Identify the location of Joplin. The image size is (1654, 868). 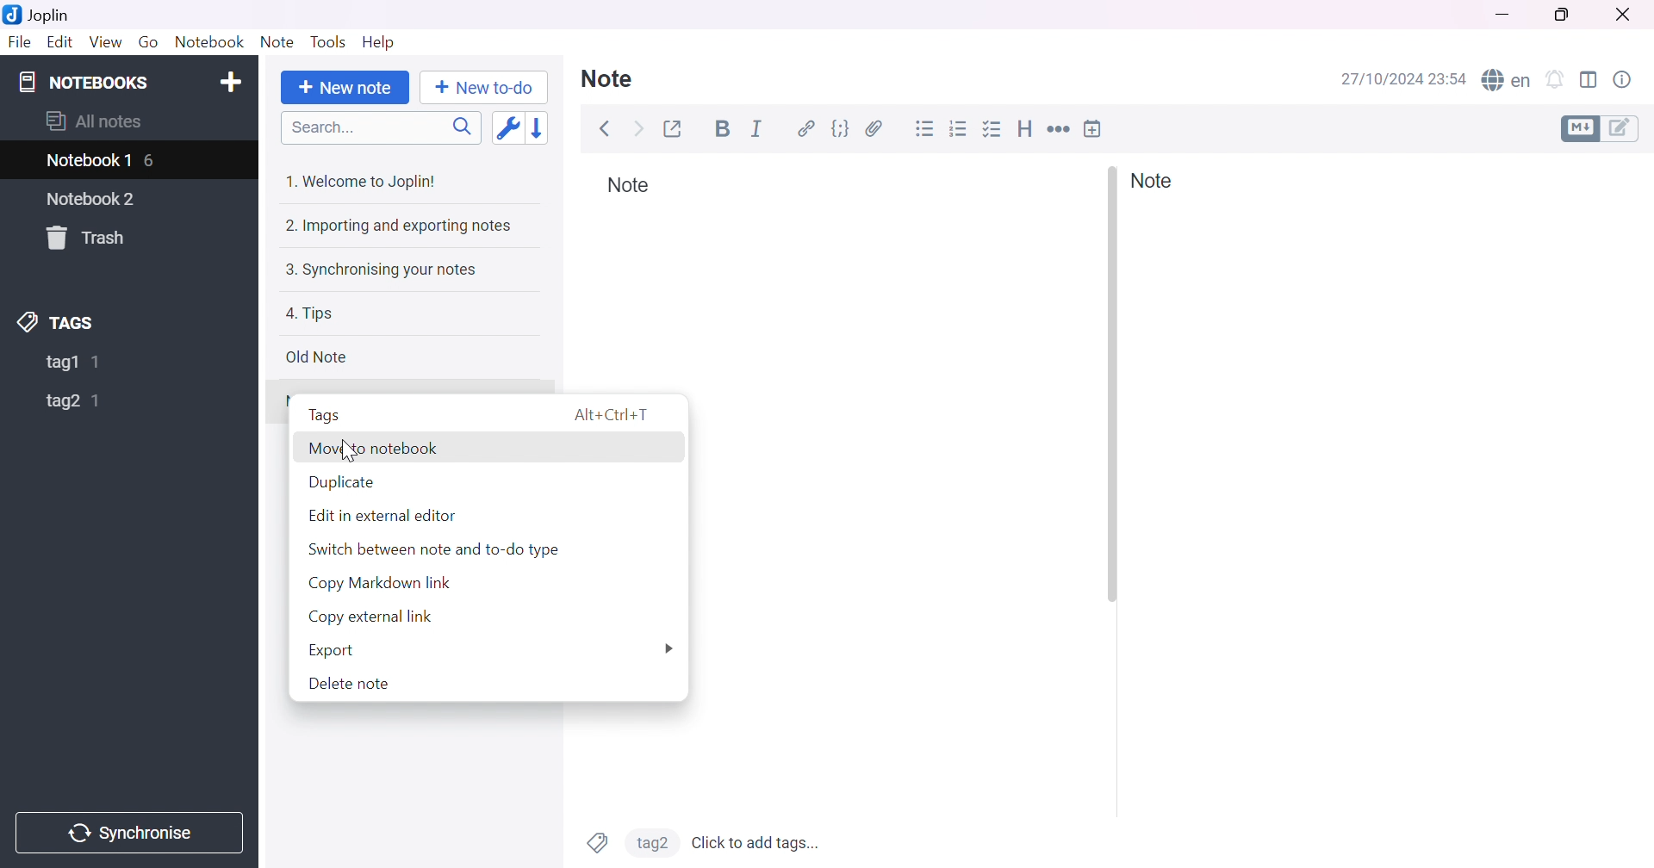
(40, 15).